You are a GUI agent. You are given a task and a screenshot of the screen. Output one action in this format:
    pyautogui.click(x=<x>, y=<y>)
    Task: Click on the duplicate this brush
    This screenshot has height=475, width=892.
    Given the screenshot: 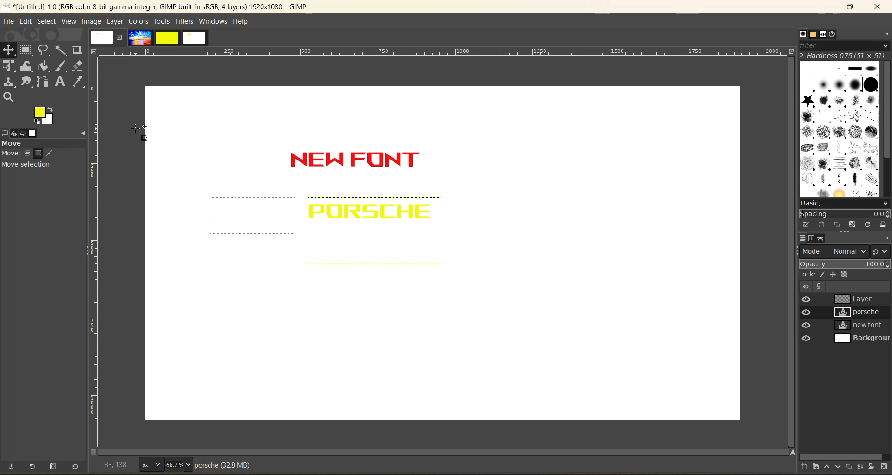 What is the action you would take?
    pyautogui.click(x=832, y=224)
    